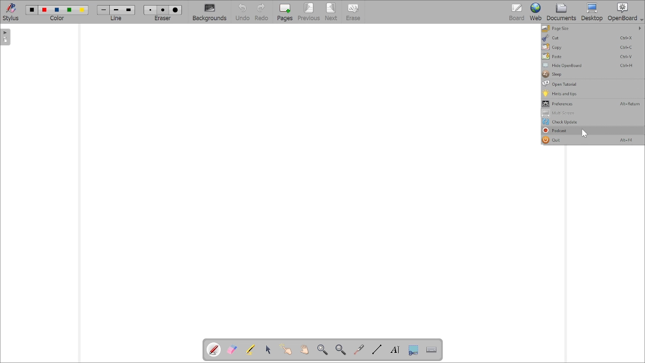 This screenshot has height=363, width=645. Describe the element at coordinates (268, 350) in the screenshot. I see `Select and modify objects` at that location.